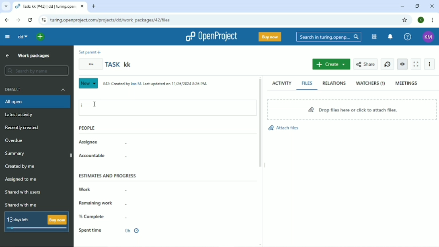  Describe the element at coordinates (408, 36) in the screenshot. I see `Help` at that location.